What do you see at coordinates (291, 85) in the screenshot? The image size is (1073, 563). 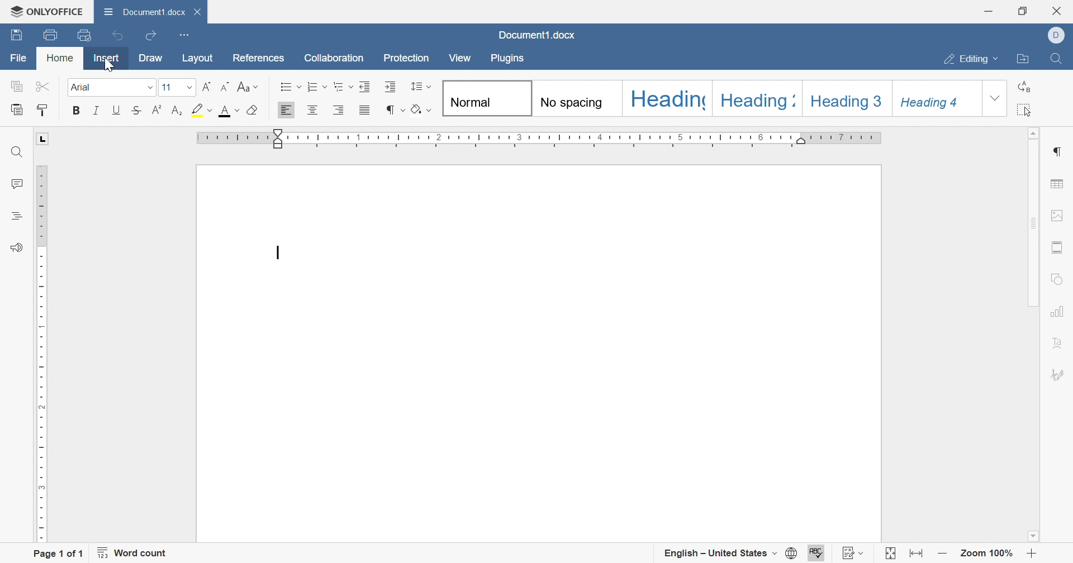 I see `Bullets` at bounding box center [291, 85].